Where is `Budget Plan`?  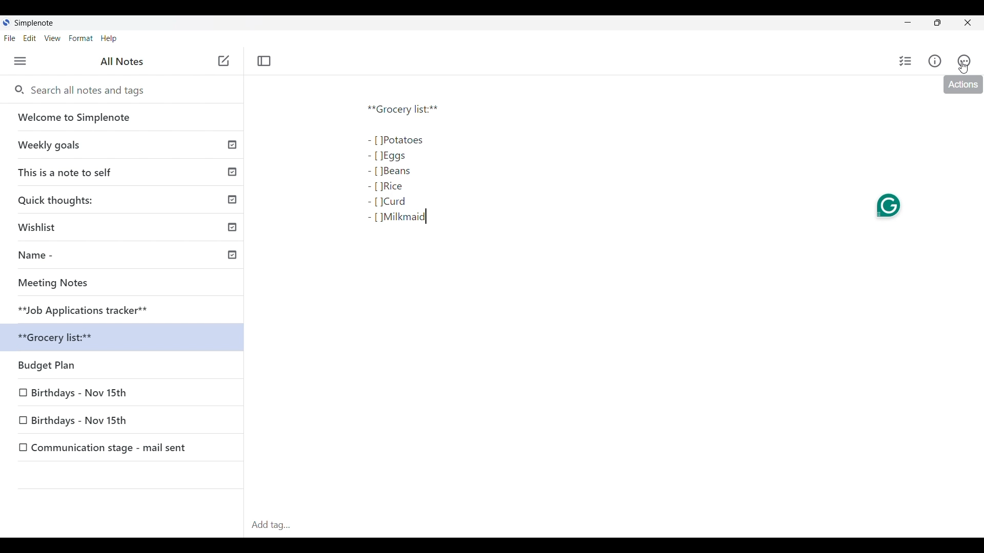
Budget Plan is located at coordinates (125, 367).